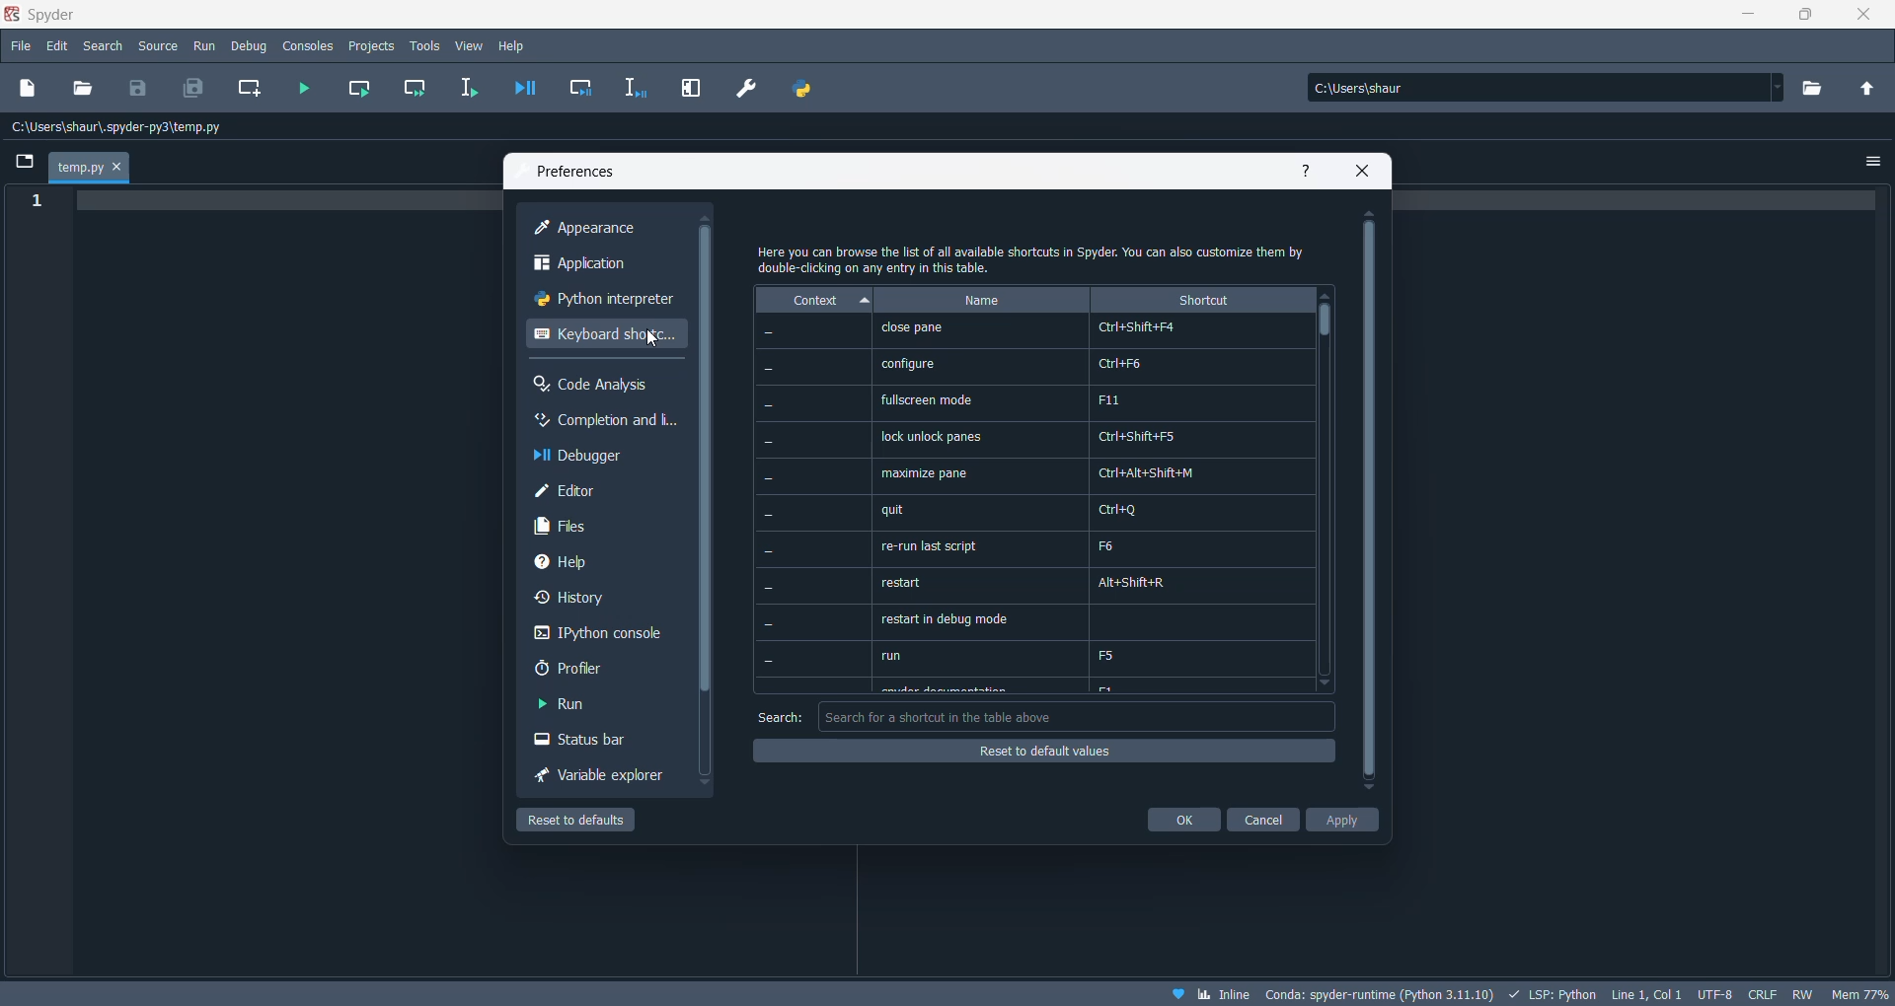  I want to click on save all files, so click(190, 88).